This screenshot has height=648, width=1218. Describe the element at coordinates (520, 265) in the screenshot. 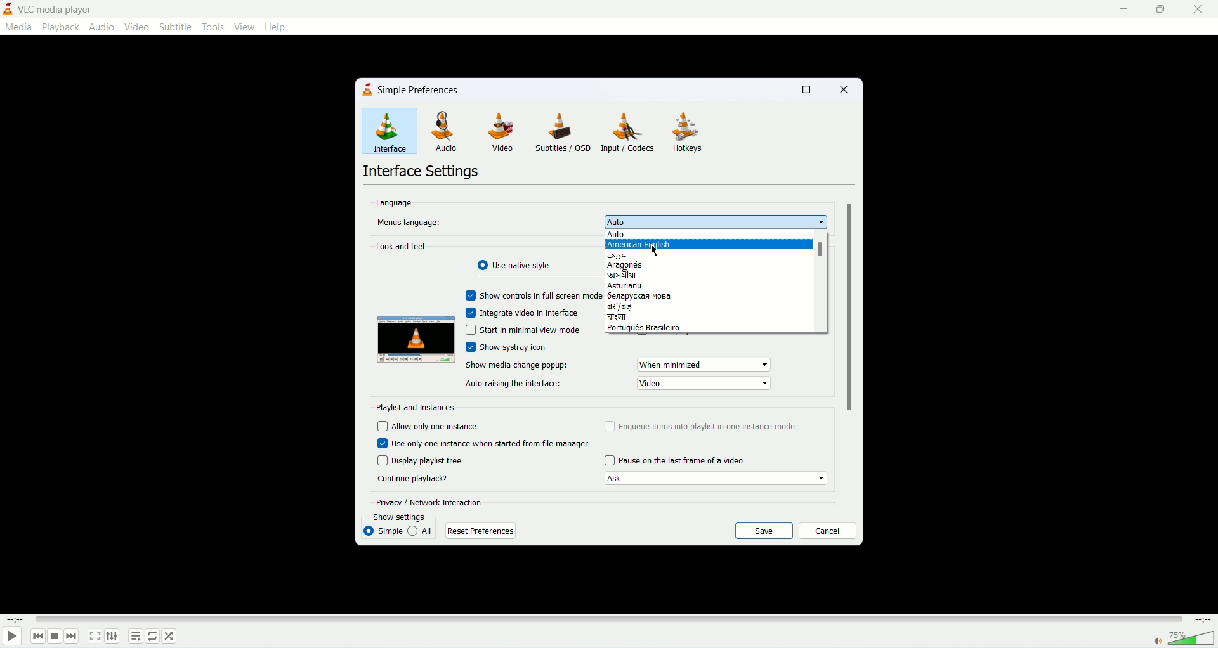

I see `use native style` at that location.